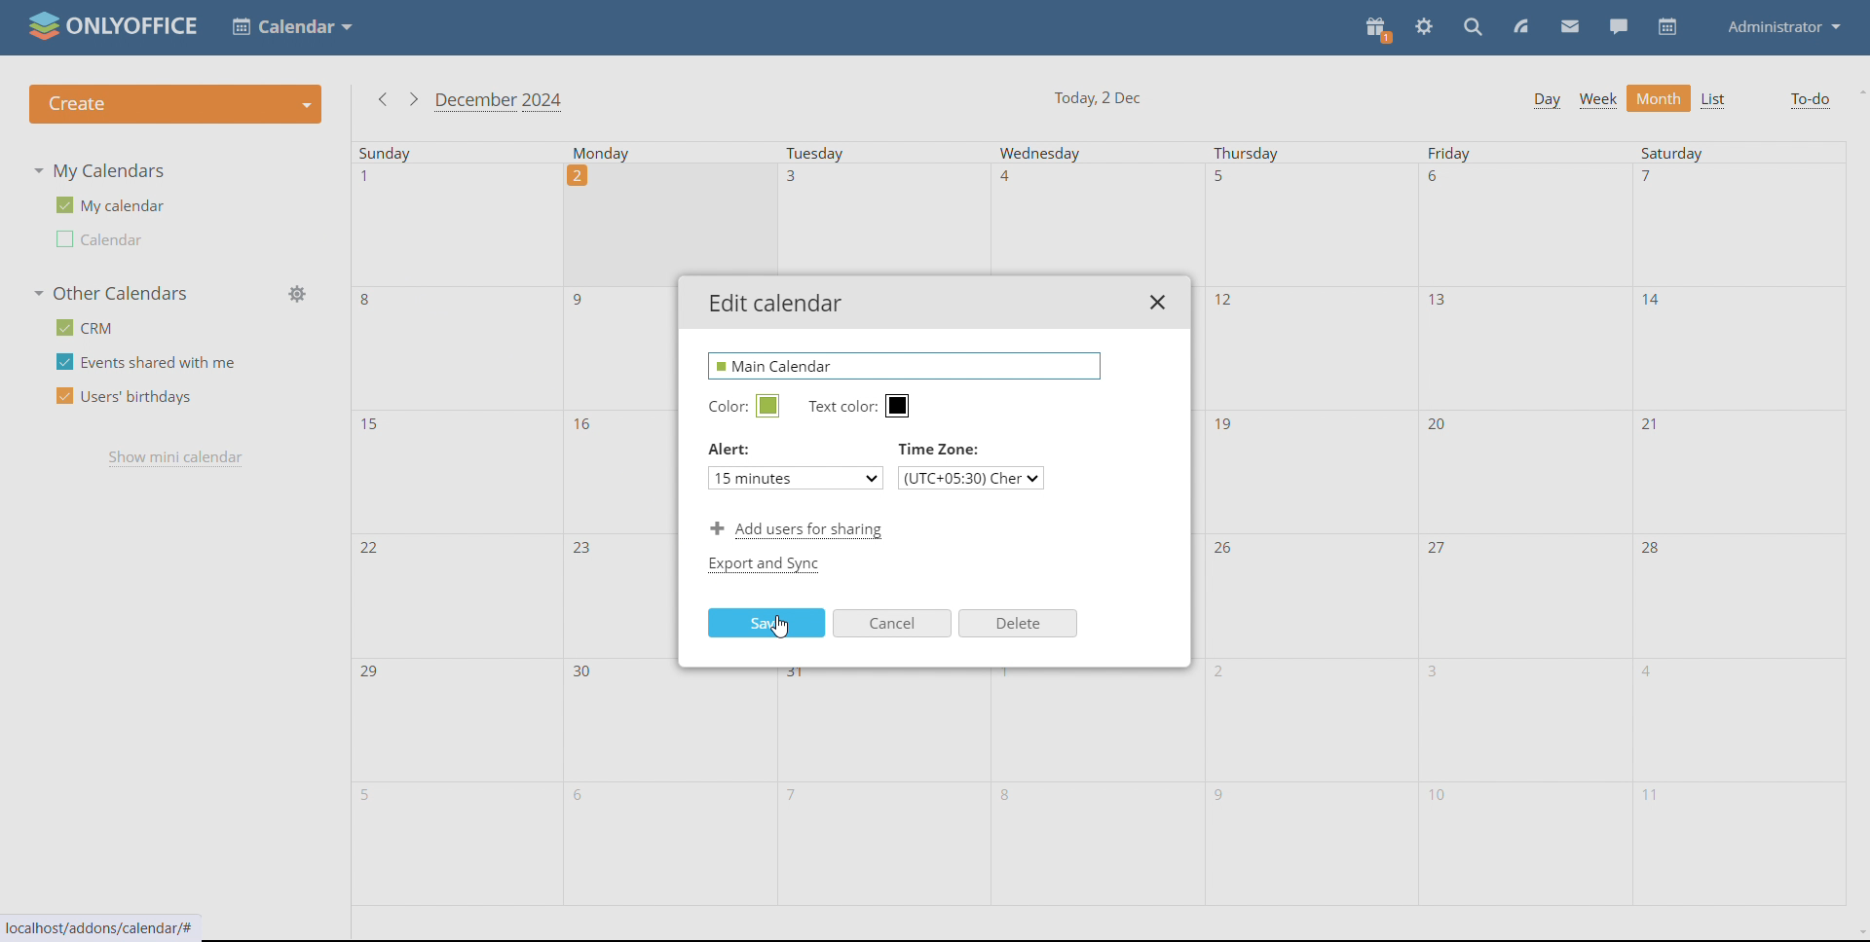  Describe the element at coordinates (1308, 536) in the screenshot. I see `thursday` at that location.